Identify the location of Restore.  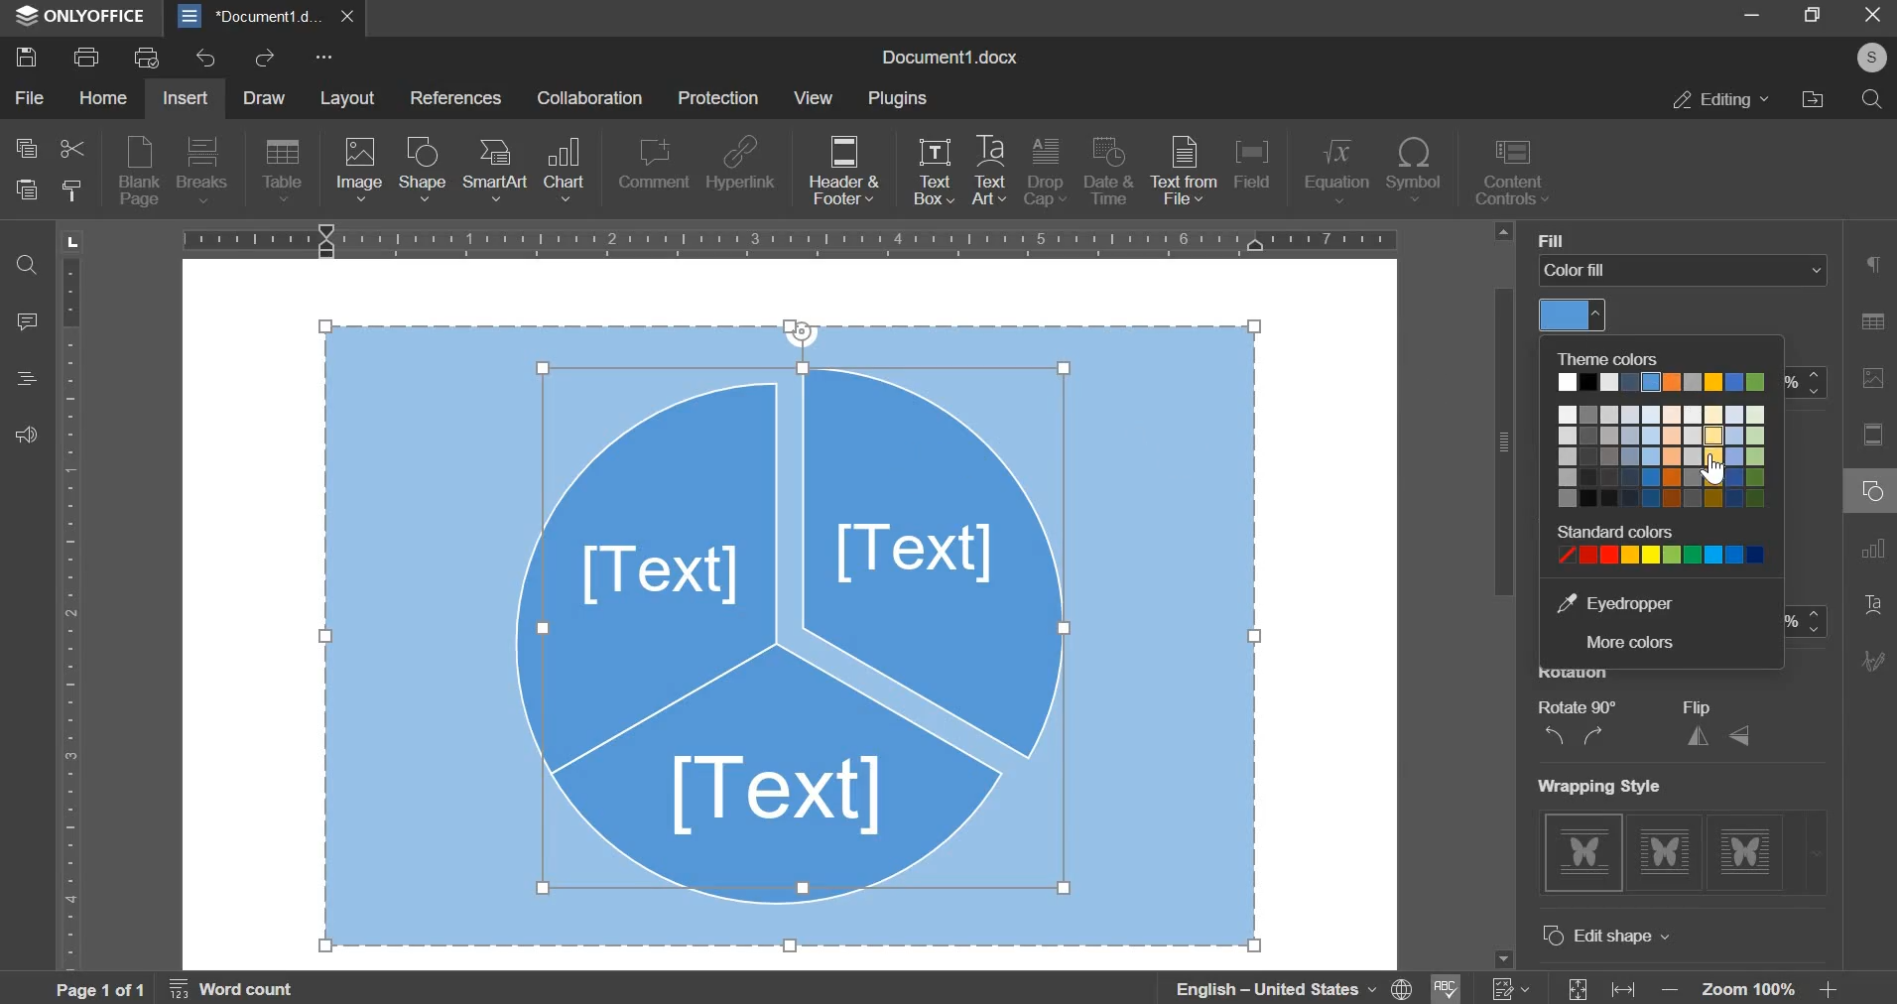
(1809, 17).